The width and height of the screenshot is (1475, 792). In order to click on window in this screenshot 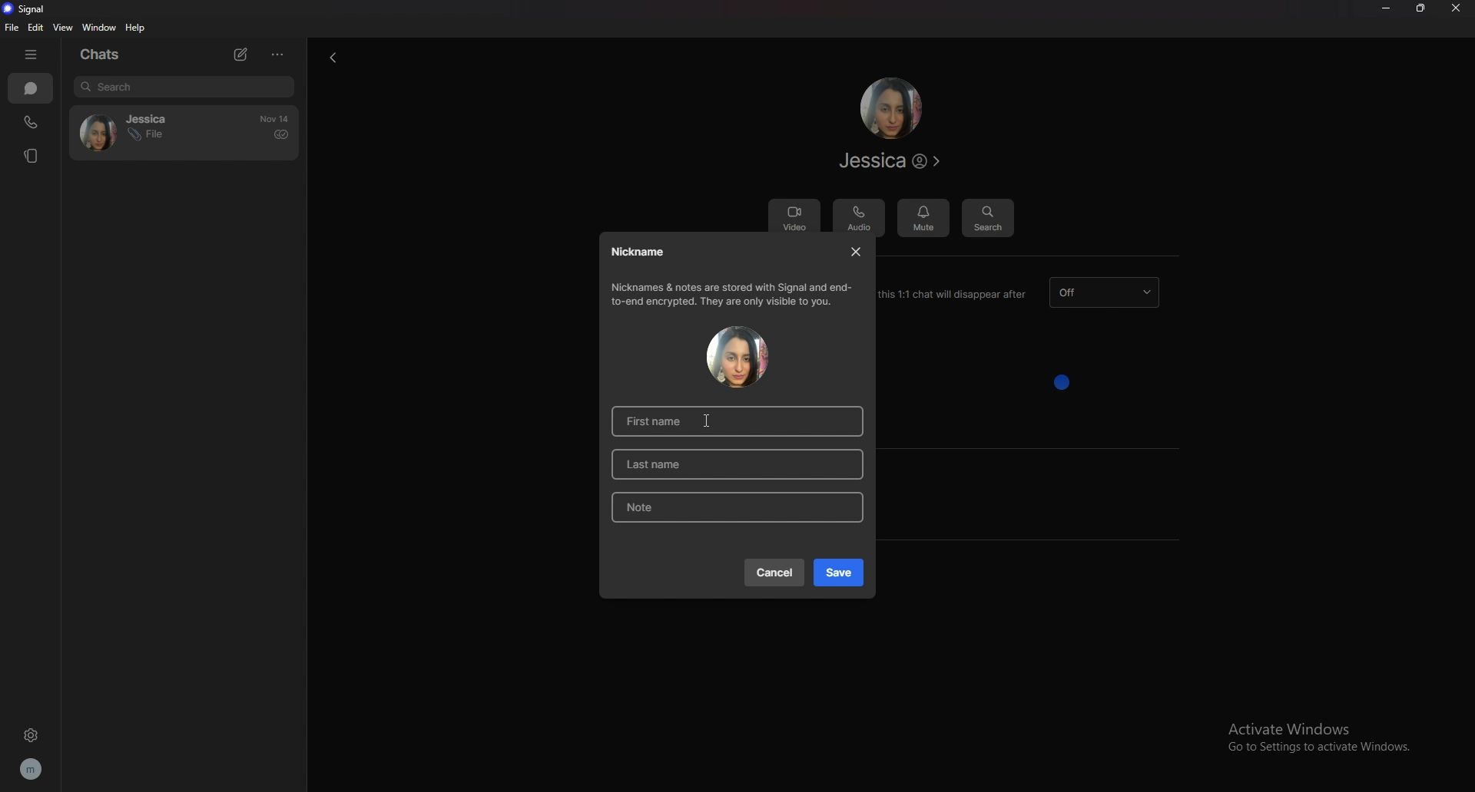, I will do `click(100, 27)`.